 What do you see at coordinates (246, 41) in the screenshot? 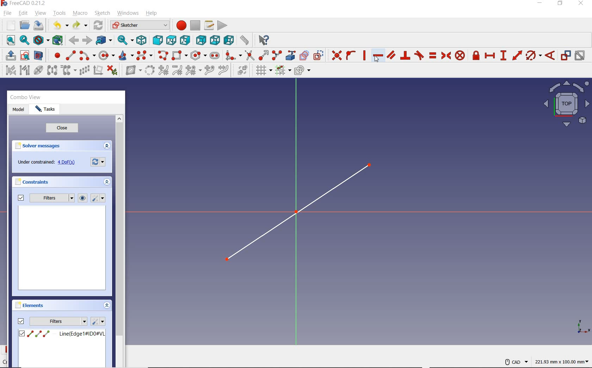
I see `MEASURE DISTANCE` at bounding box center [246, 41].